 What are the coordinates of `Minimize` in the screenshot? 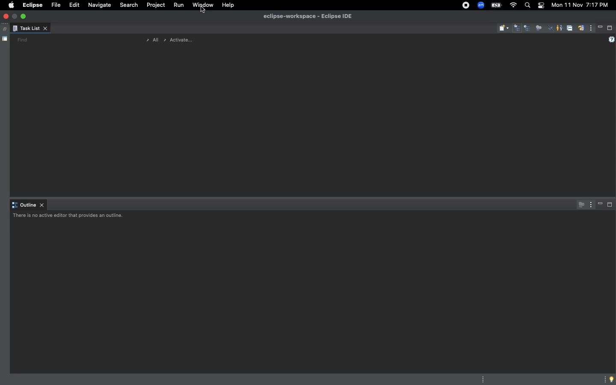 It's located at (601, 204).